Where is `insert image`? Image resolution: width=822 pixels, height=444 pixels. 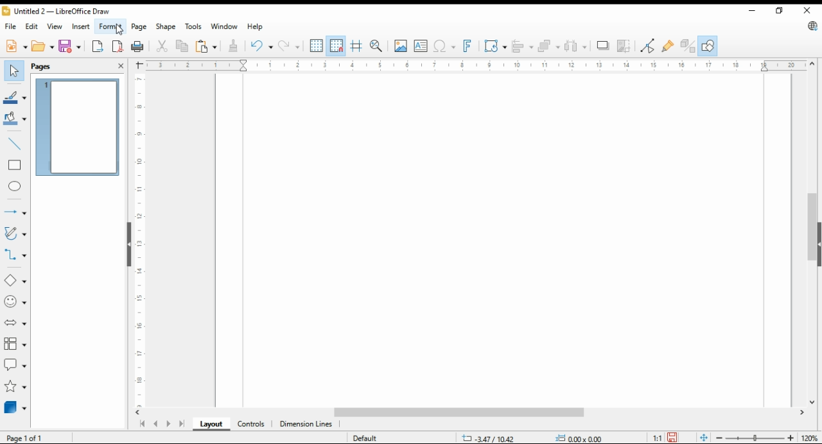
insert image is located at coordinates (400, 46).